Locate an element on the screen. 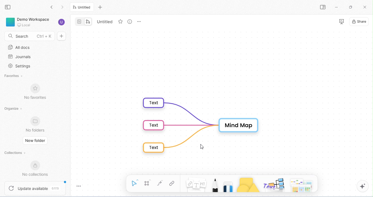 The width and height of the screenshot is (373, 197). page mode is located at coordinates (79, 22).